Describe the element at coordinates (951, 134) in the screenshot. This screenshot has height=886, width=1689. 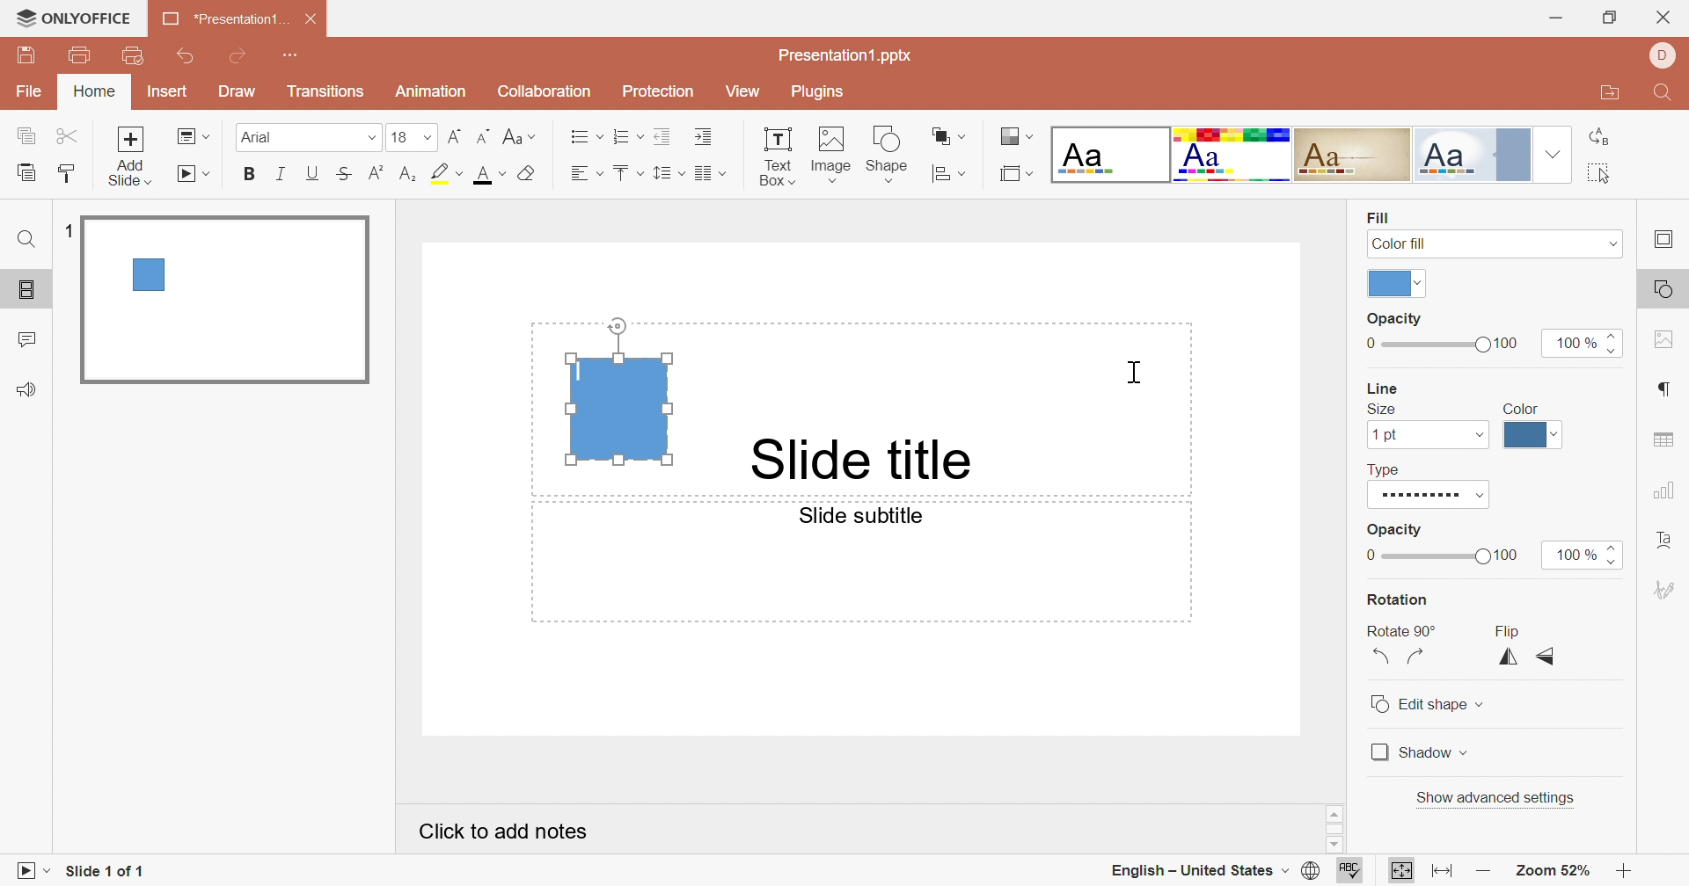
I see `Arrange shape` at that location.